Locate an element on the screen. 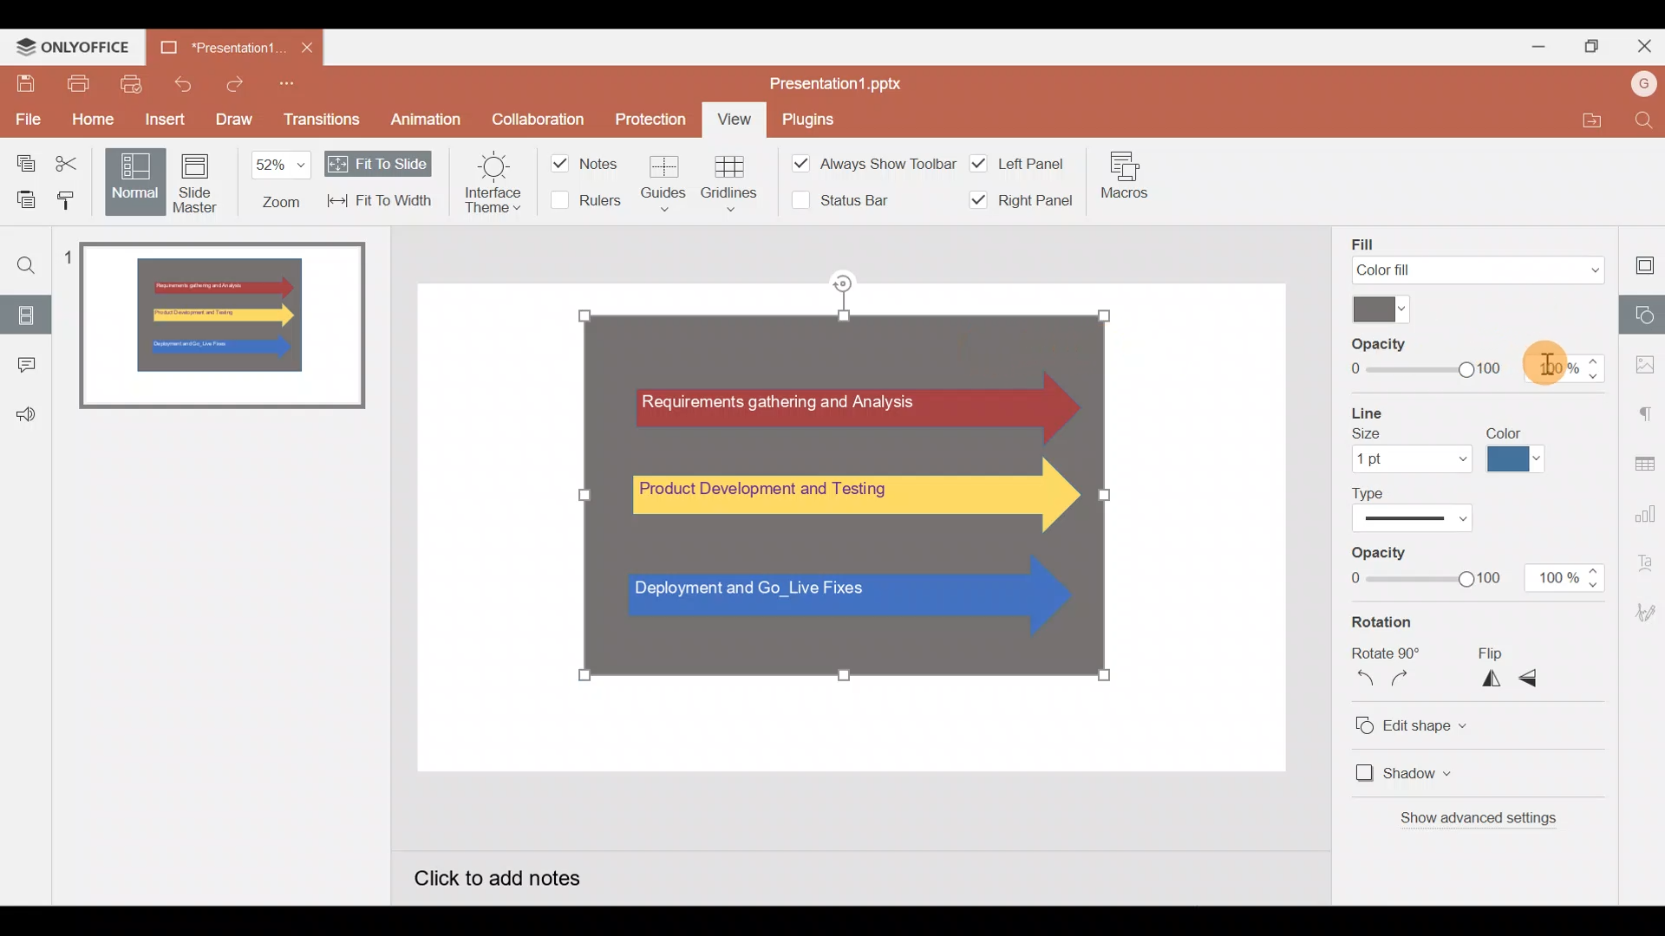 The image size is (1665, 936). Undo is located at coordinates (186, 82).